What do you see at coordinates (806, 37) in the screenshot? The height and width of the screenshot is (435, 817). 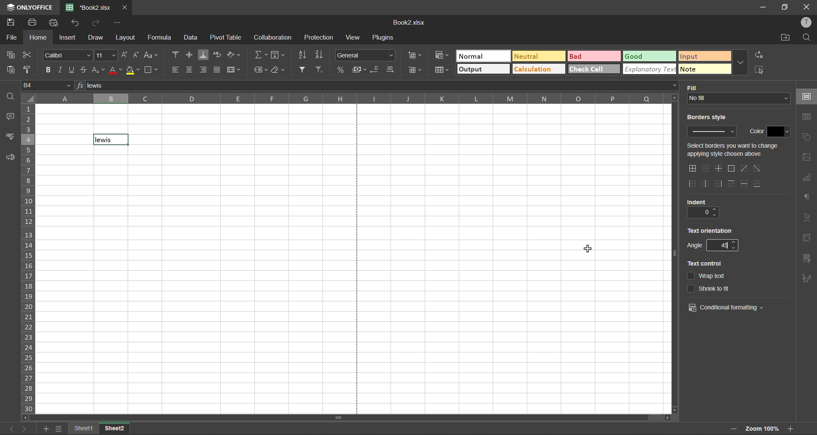 I see `find` at bounding box center [806, 37].